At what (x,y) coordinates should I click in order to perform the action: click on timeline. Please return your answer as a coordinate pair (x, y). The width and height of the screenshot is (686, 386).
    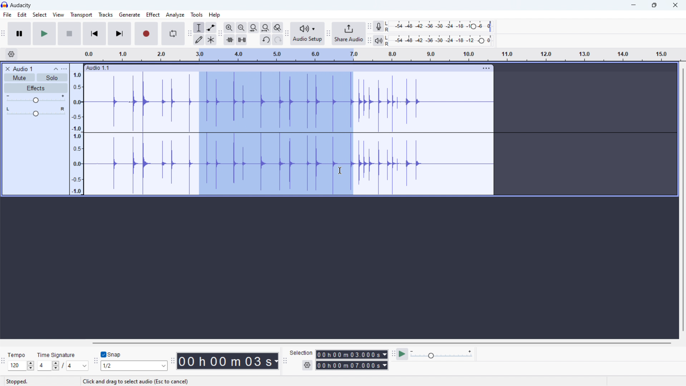
    Looking at the image, I should click on (382, 55).